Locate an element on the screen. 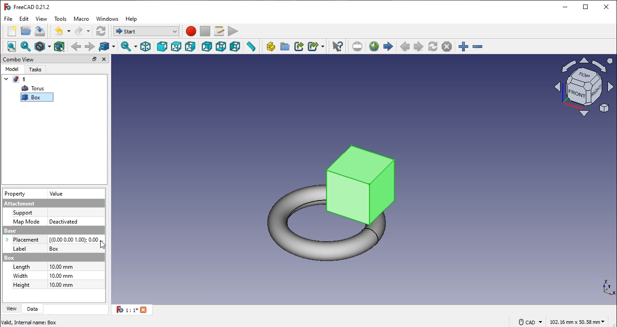 This screenshot has width=617, height=327. previouspage is located at coordinates (405, 47).